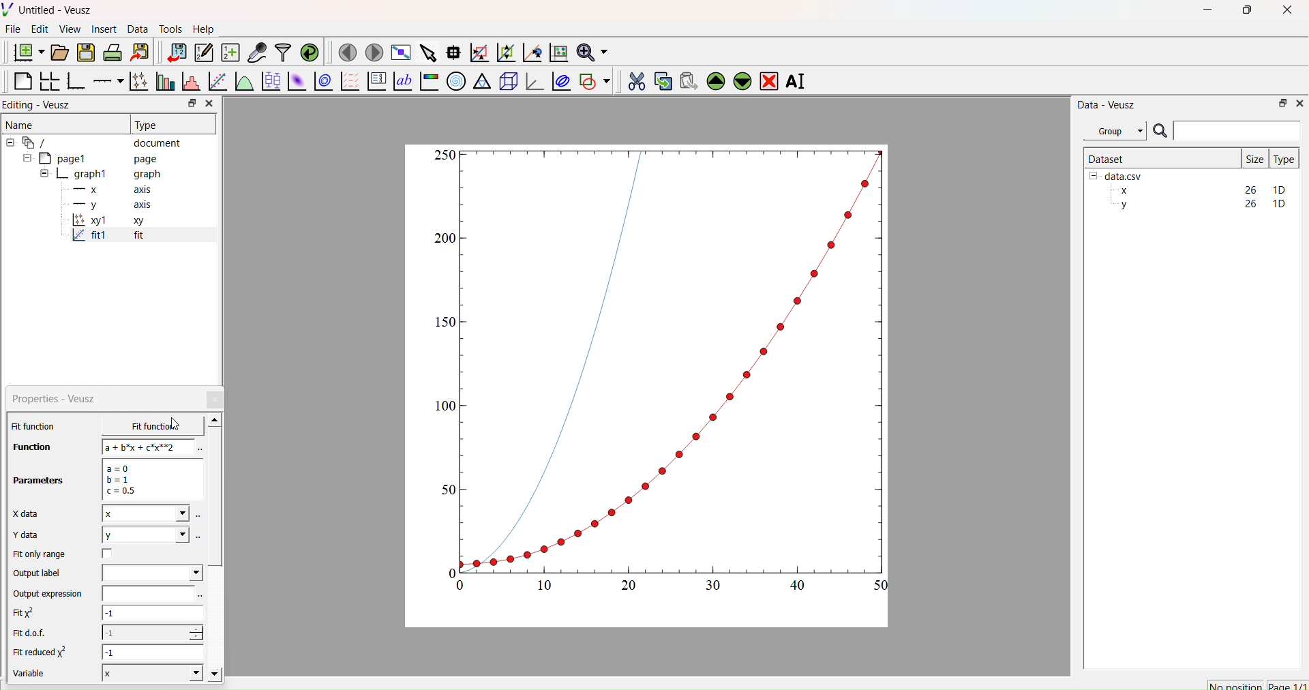  What do you see at coordinates (189, 104) in the screenshot?
I see `Restore down` at bounding box center [189, 104].